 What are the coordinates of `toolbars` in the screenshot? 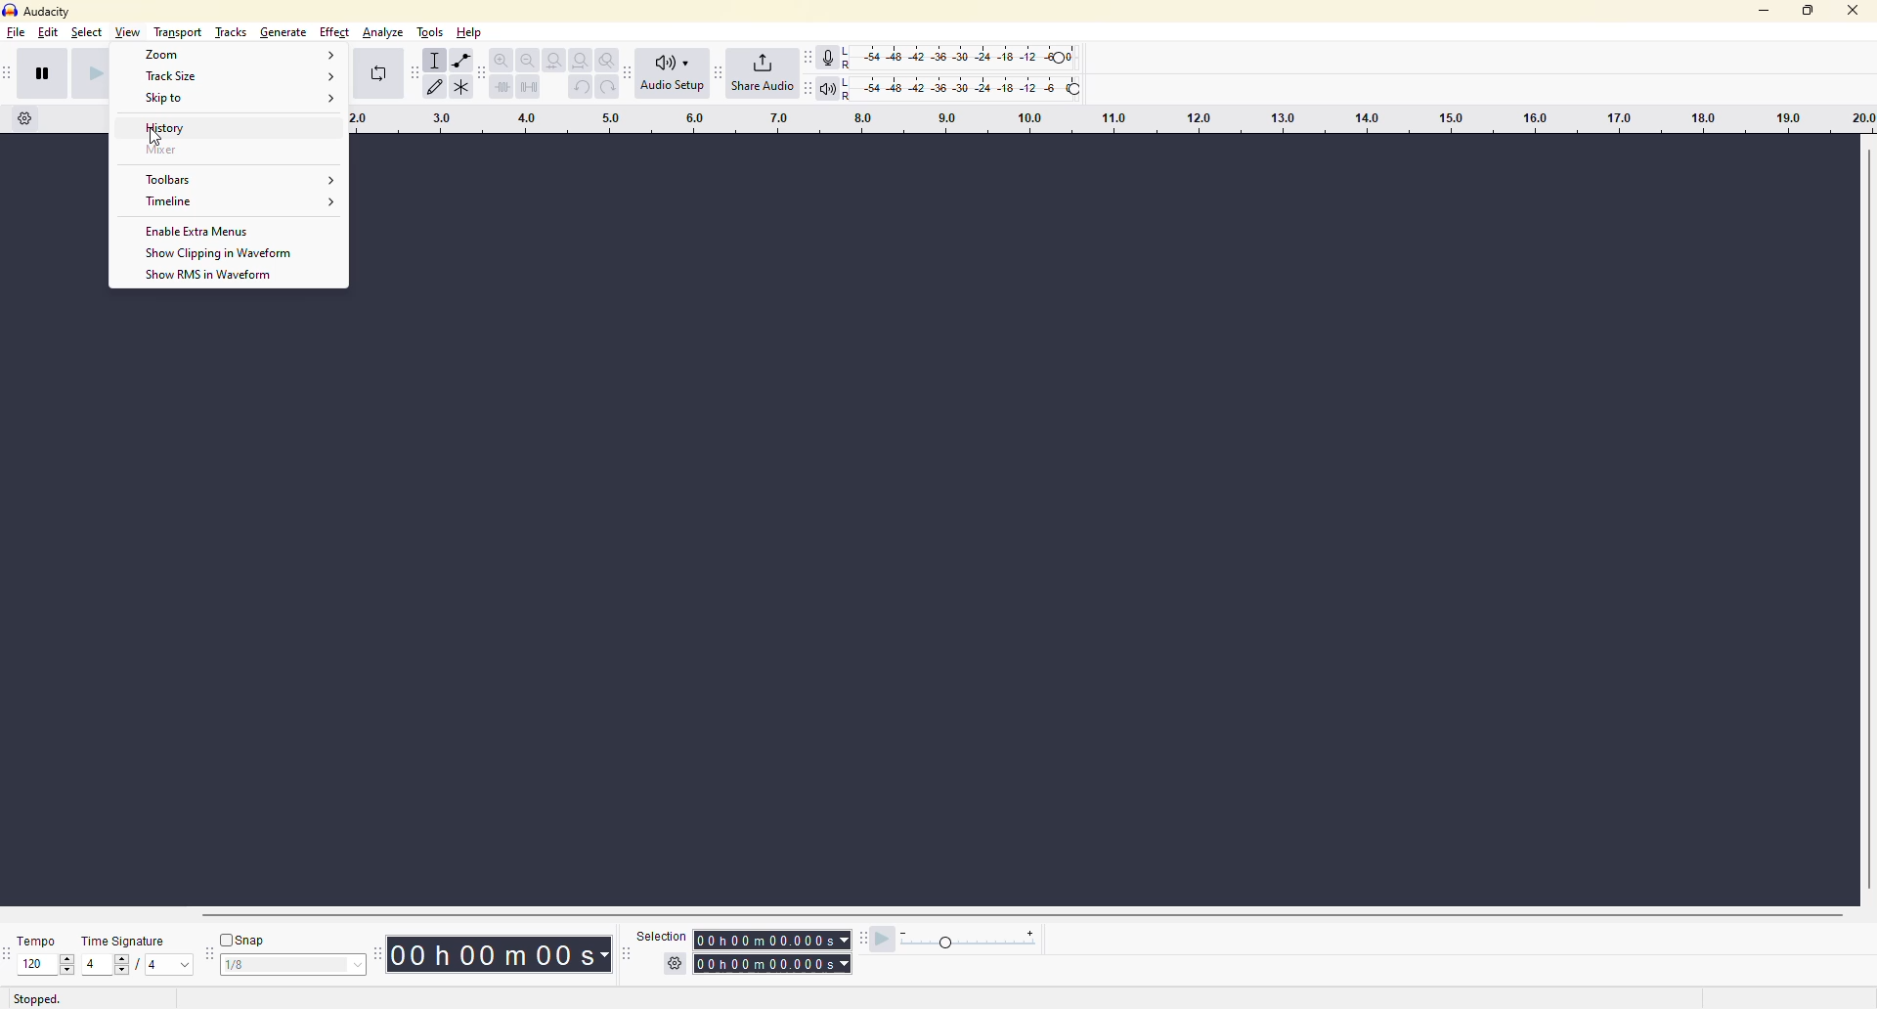 It's located at (239, 179).